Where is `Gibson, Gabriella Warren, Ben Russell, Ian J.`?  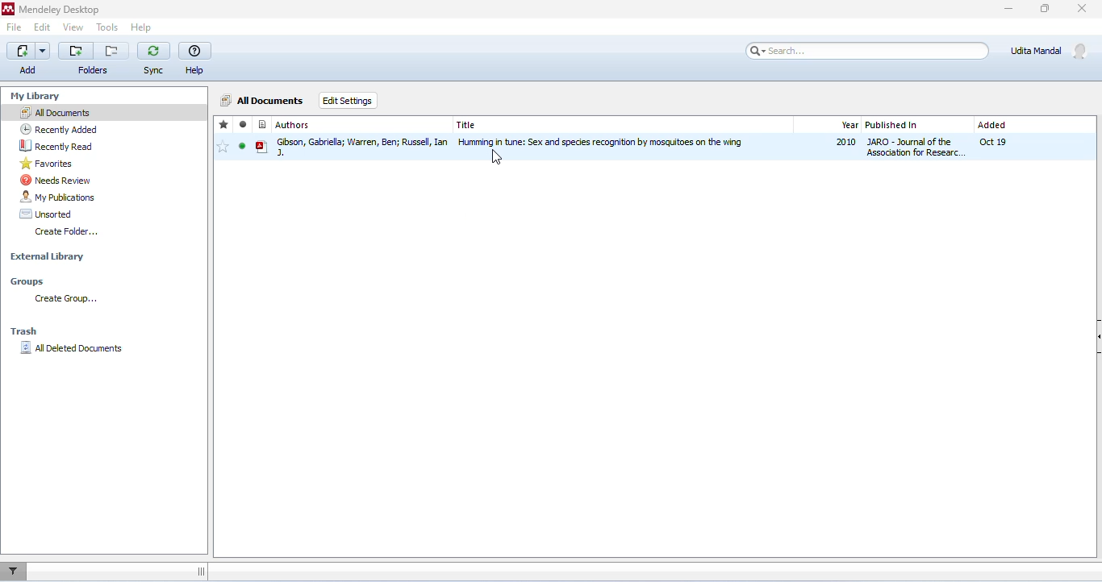 Gibson, Gabriella Warren, Ben Russell, Ian J. is located at coordinates (355, 147).